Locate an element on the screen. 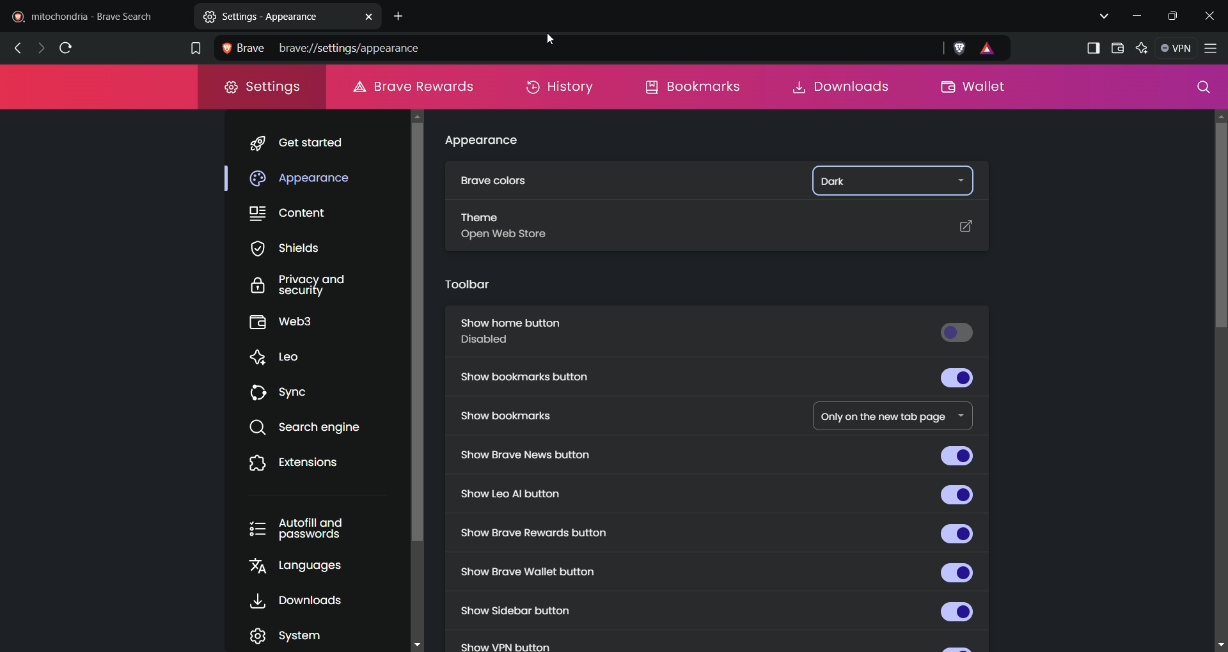 The image size is (1228, 652). maximize is located at coordinates (1175, 17).